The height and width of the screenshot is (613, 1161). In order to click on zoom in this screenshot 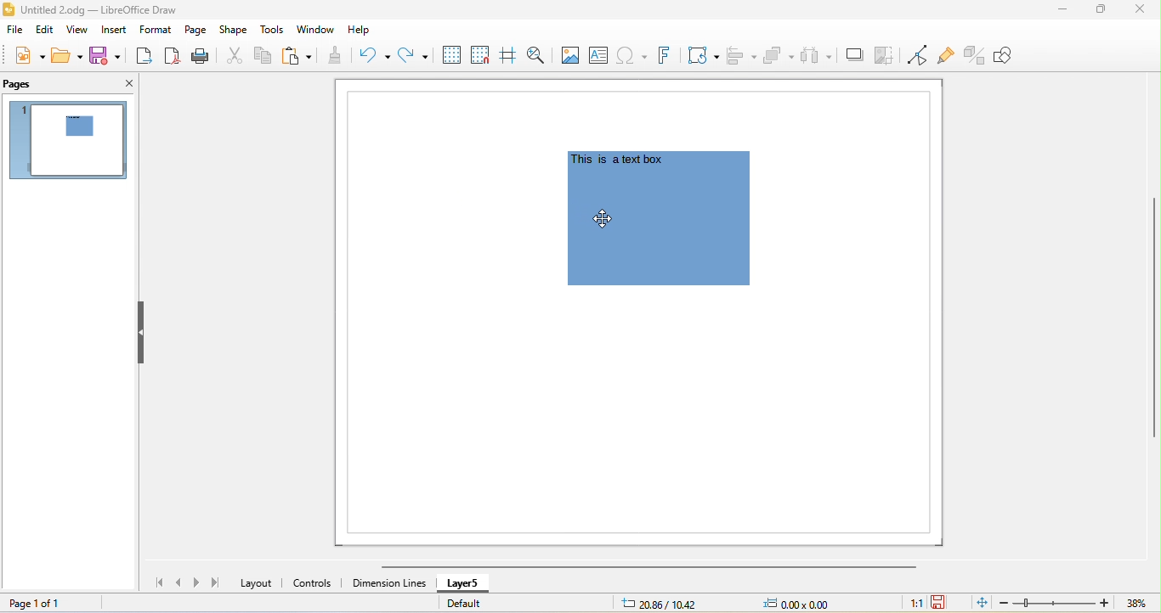, I will do `click(1054, 603)`.